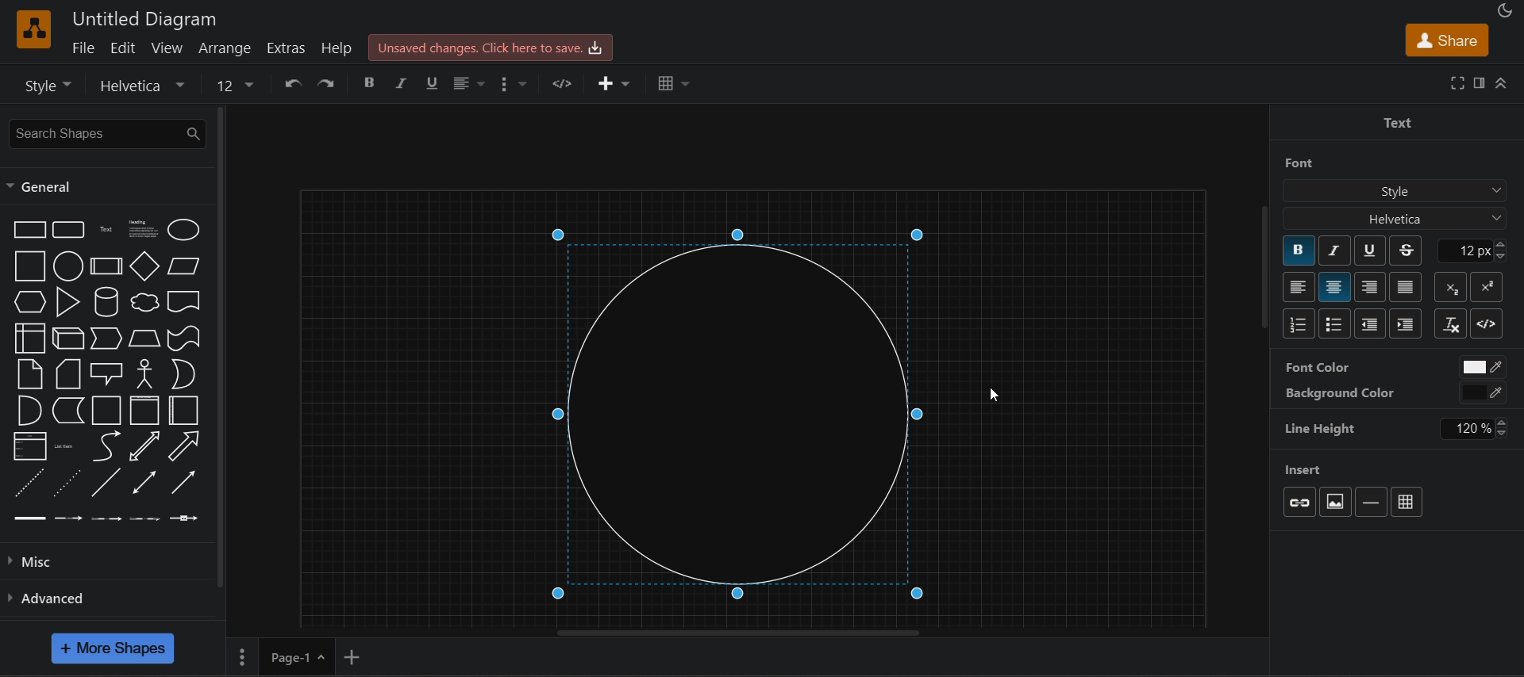  What do you see at coordinates (147, 376) in the screenshot?
I see `actor` at bounding box center [147, 376].